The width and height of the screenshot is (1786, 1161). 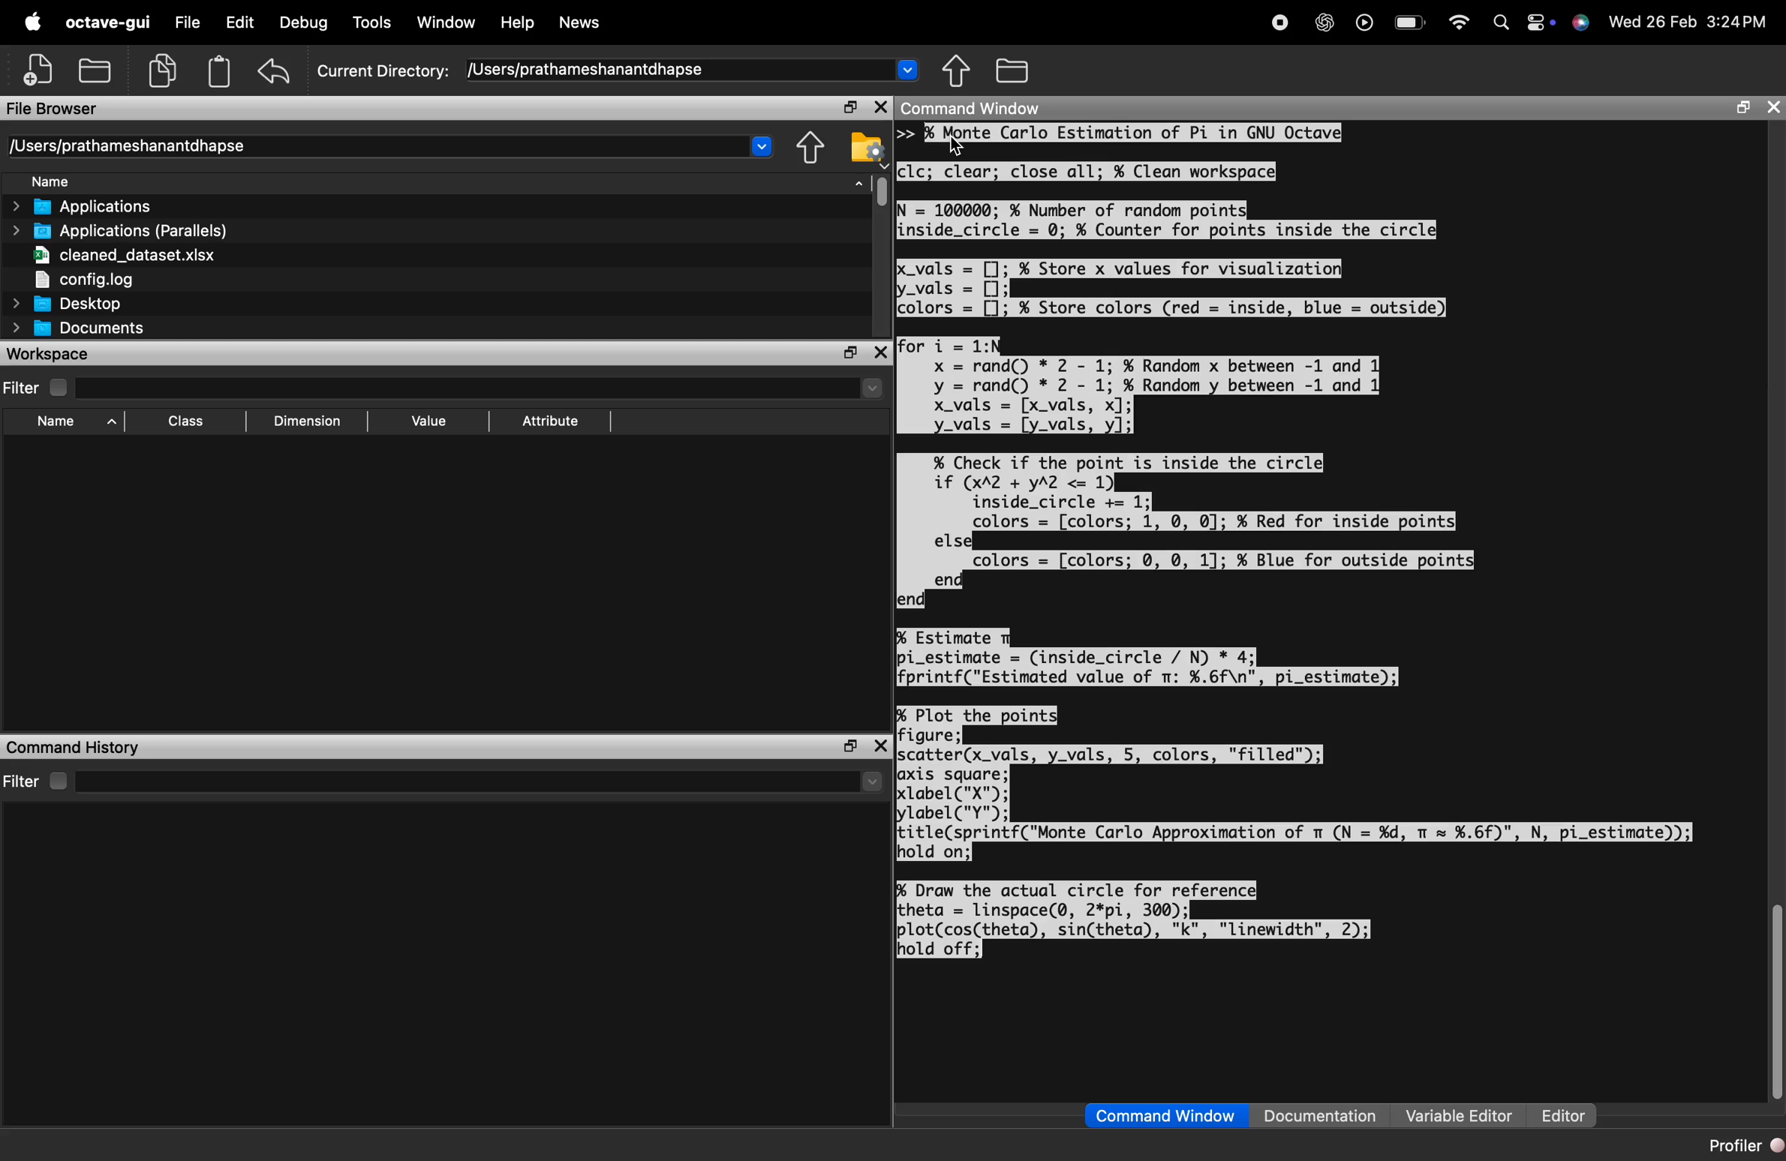 I want to click on Close, so click(x=882, y=745).